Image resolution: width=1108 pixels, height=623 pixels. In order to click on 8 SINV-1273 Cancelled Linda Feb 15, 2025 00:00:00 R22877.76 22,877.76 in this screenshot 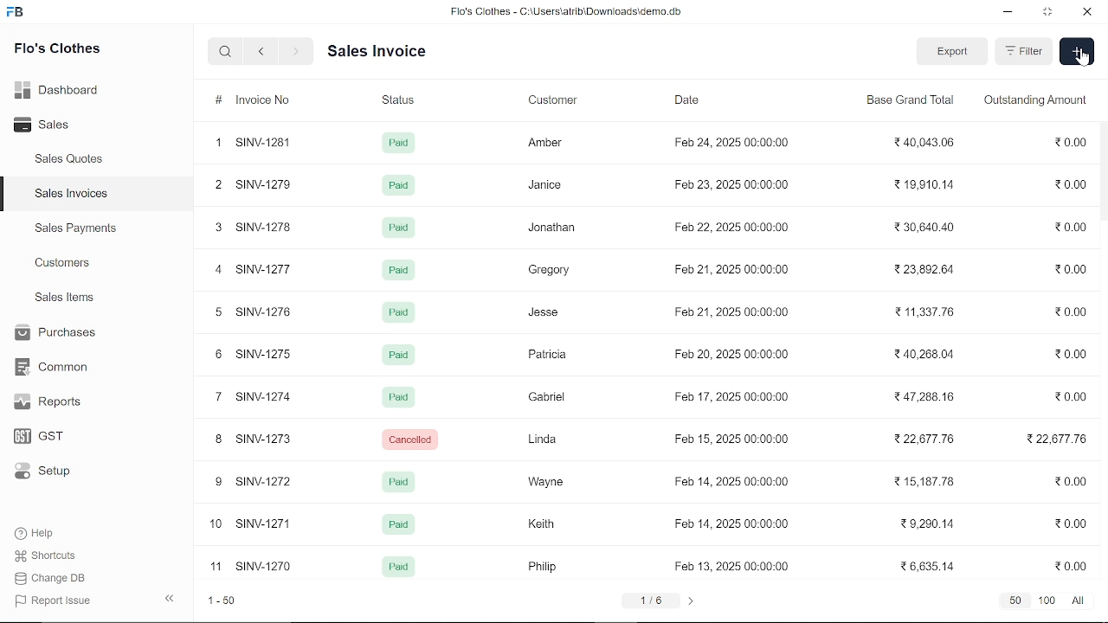, I will do `click(653, 440)`.